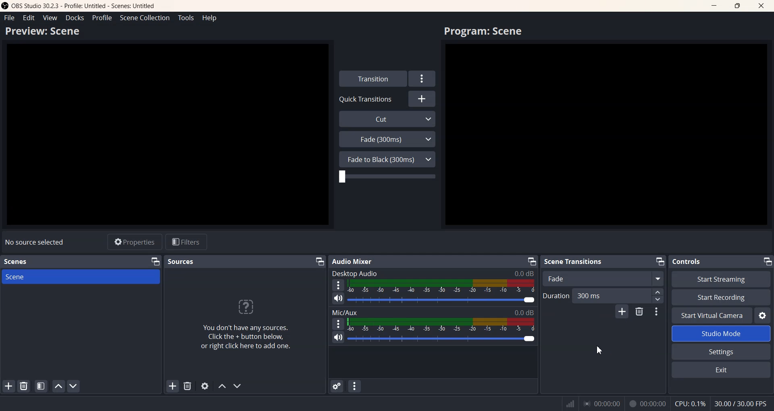 This screenshot has height=411, width=774. I want to click on Program: Scene, so click(480, 30).